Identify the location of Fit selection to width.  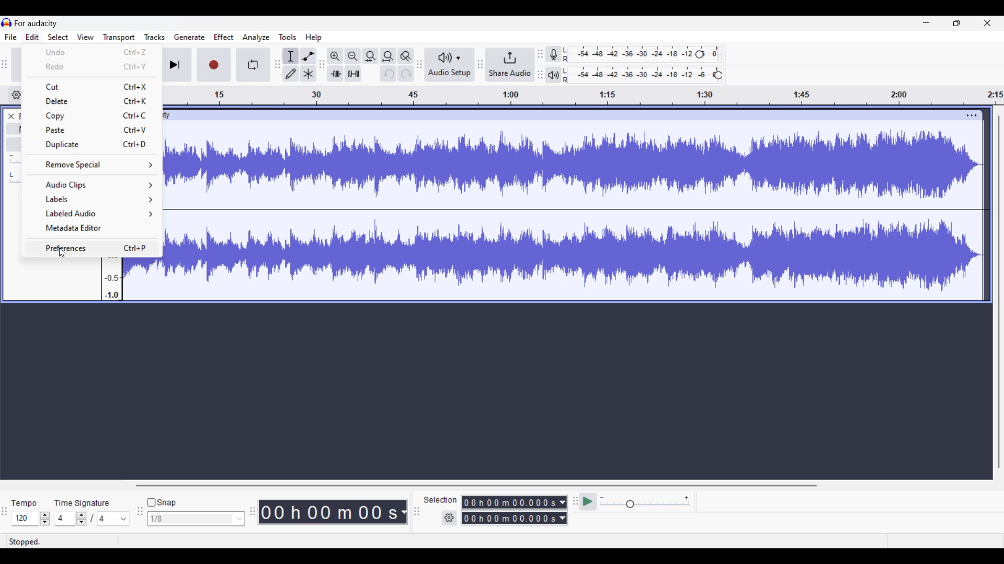
(370, 56).